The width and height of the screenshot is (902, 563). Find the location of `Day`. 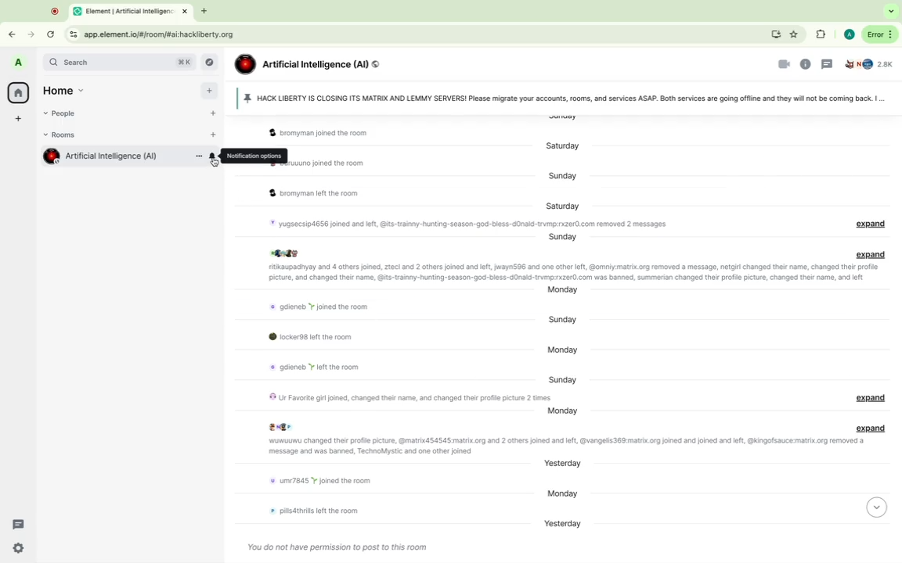

Day is located at coordinates (563, 291).